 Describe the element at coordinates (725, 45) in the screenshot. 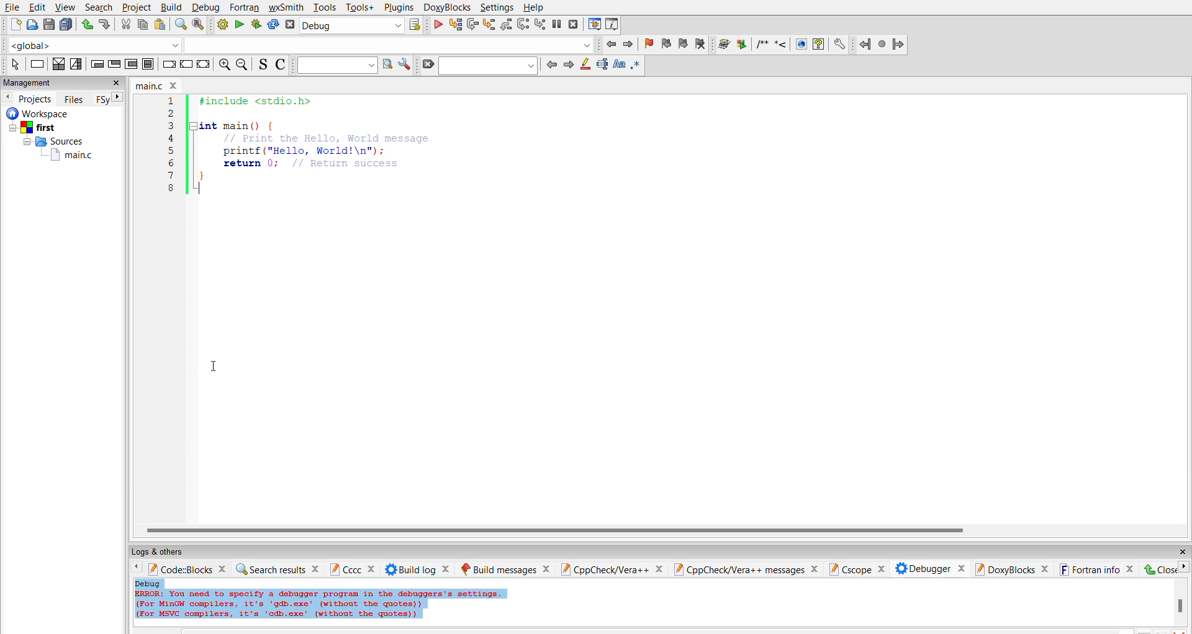

I see `Run doxywizard` at that location.